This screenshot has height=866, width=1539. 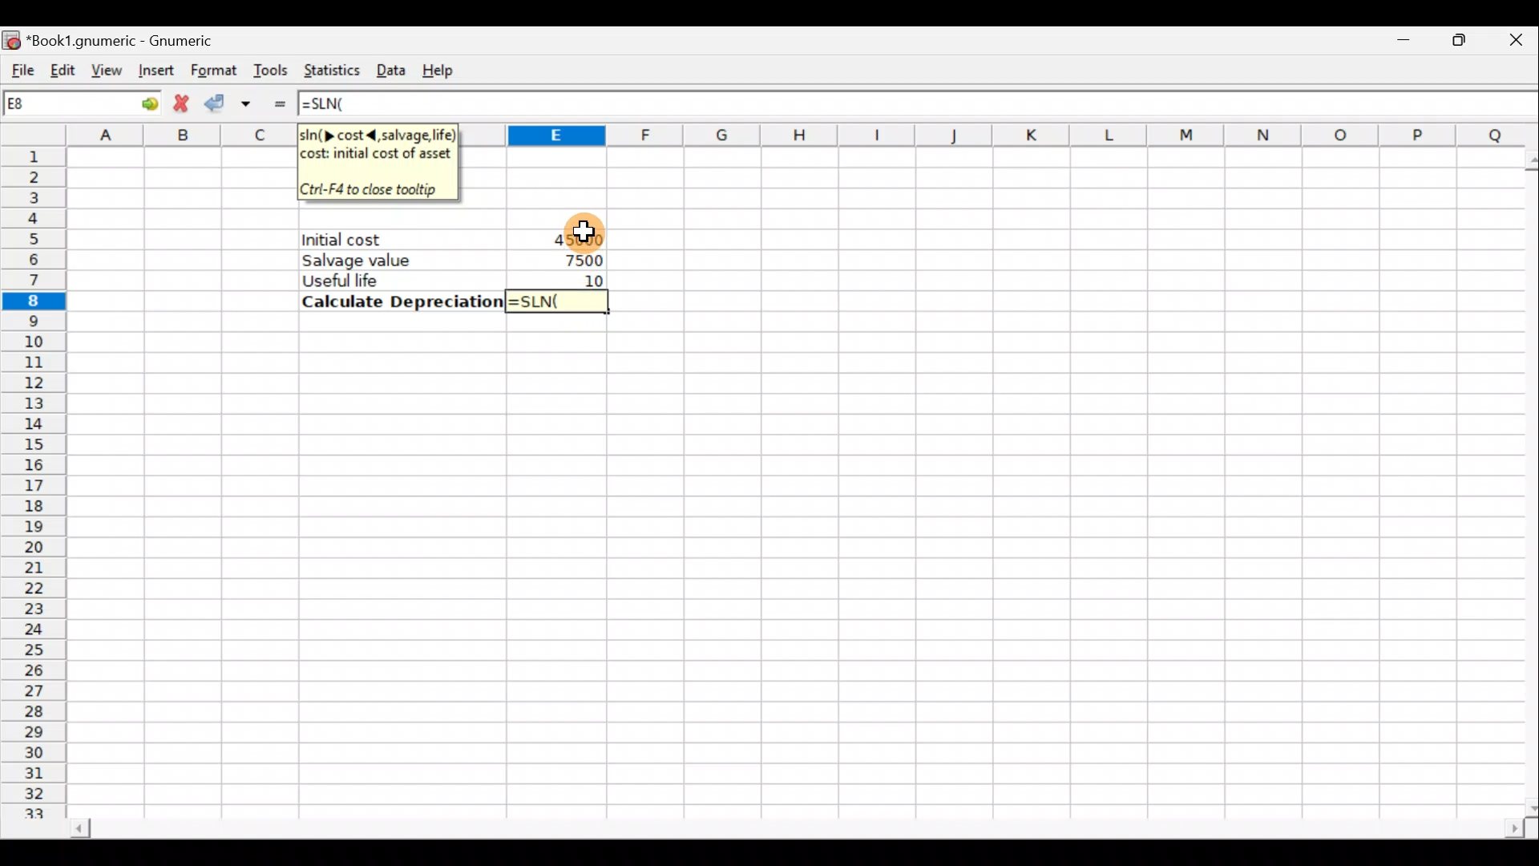 What do you see at coordinates (398, 301) in the screenshot?
I see `Calculate Depreciation` at bounding box center [398, 301].